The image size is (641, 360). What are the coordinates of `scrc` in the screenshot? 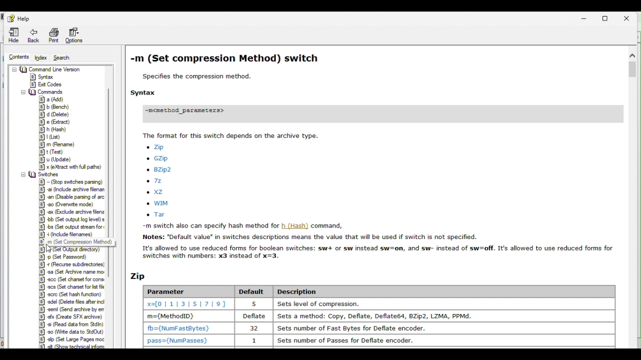 It's located at (70, 294).